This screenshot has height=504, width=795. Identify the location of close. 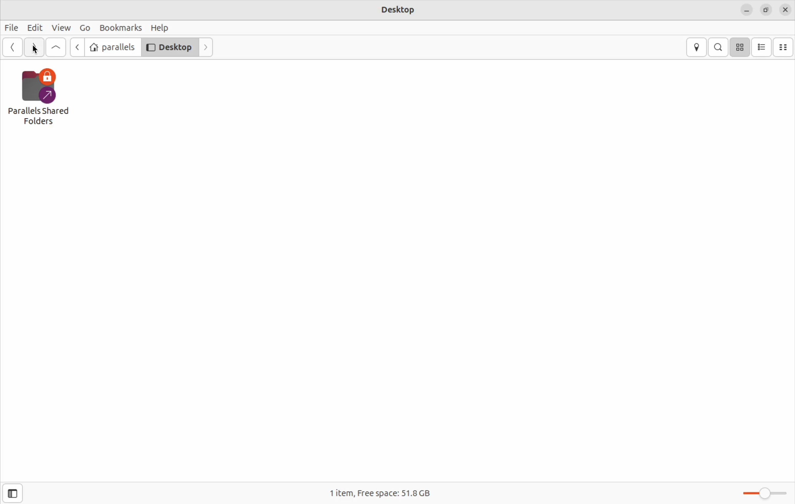
(786, 9).